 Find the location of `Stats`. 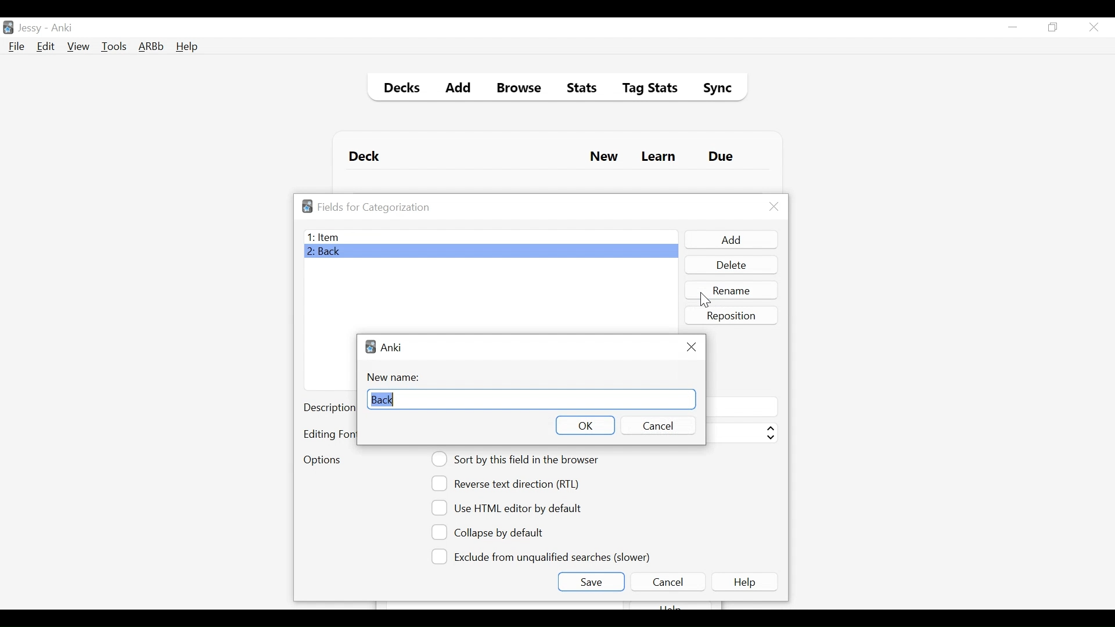

Stats is located at coordinates (578, 88).